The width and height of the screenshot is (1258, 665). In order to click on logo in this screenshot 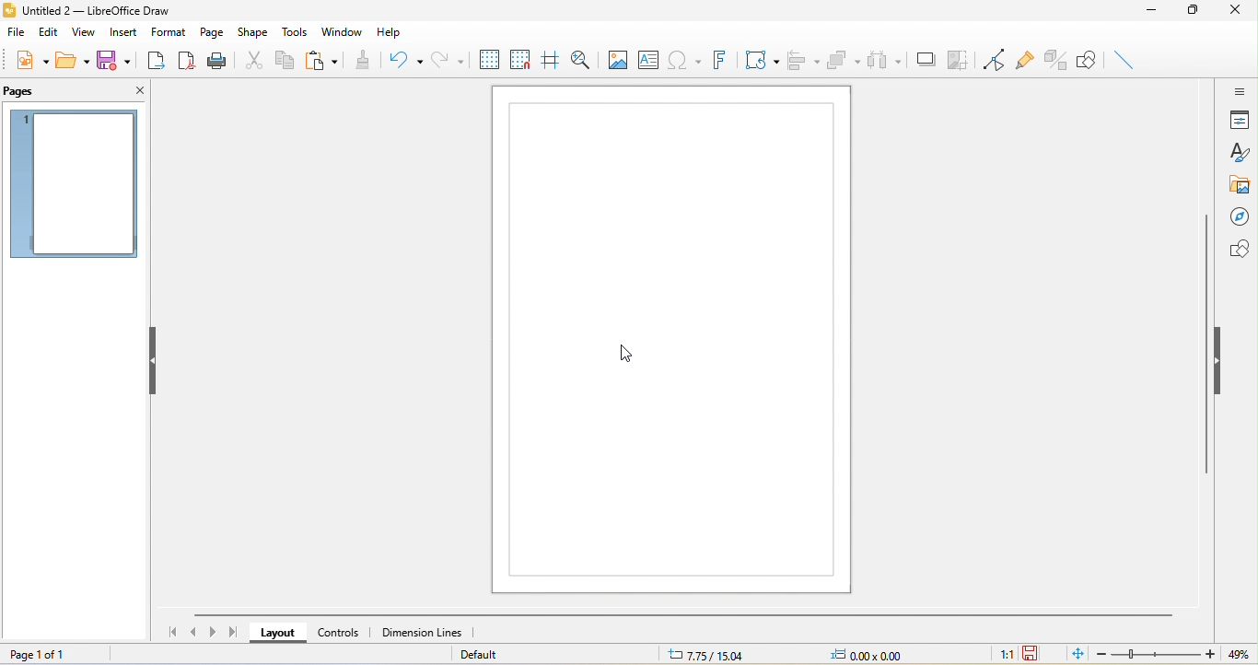, I will do `click(9, 8)`.